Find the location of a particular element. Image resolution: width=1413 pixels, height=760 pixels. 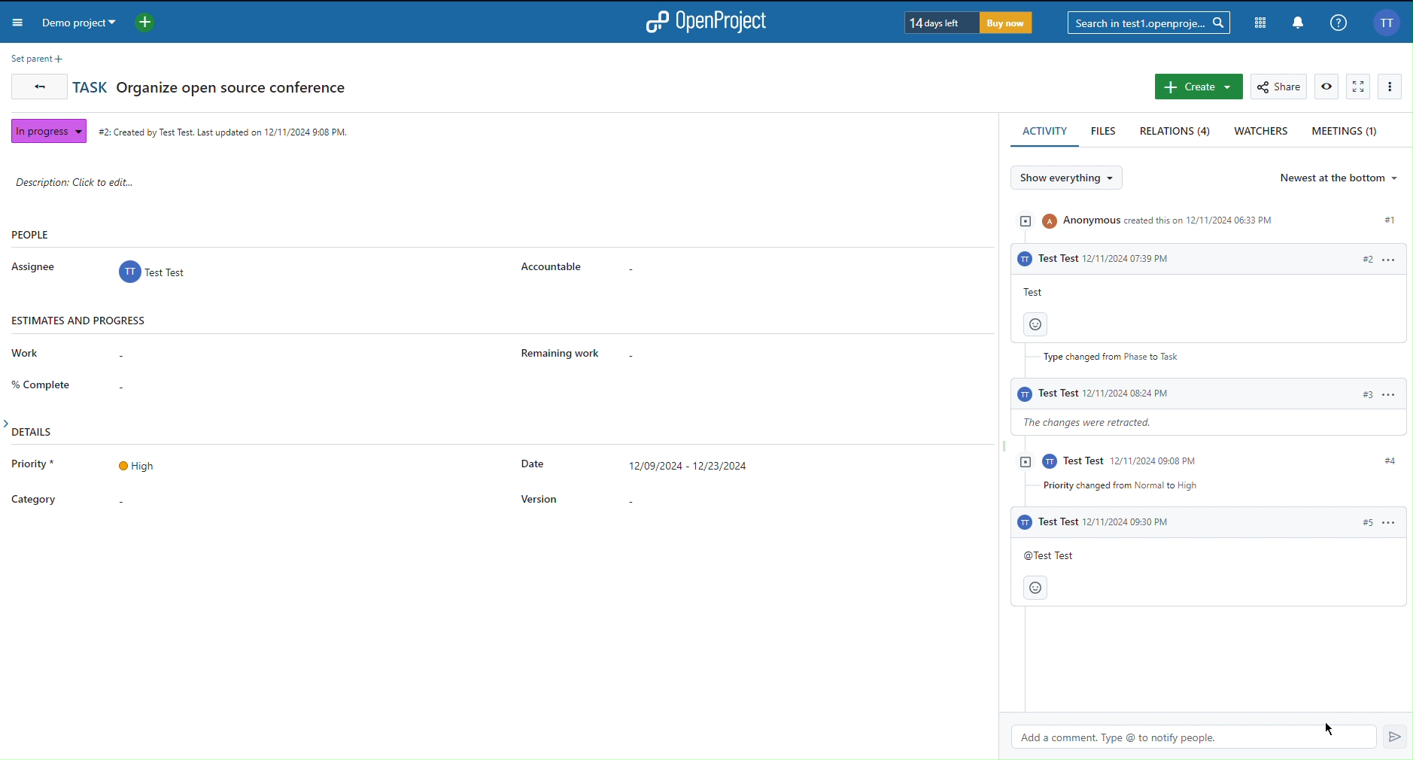

Details is located at coordinates (418, 478).